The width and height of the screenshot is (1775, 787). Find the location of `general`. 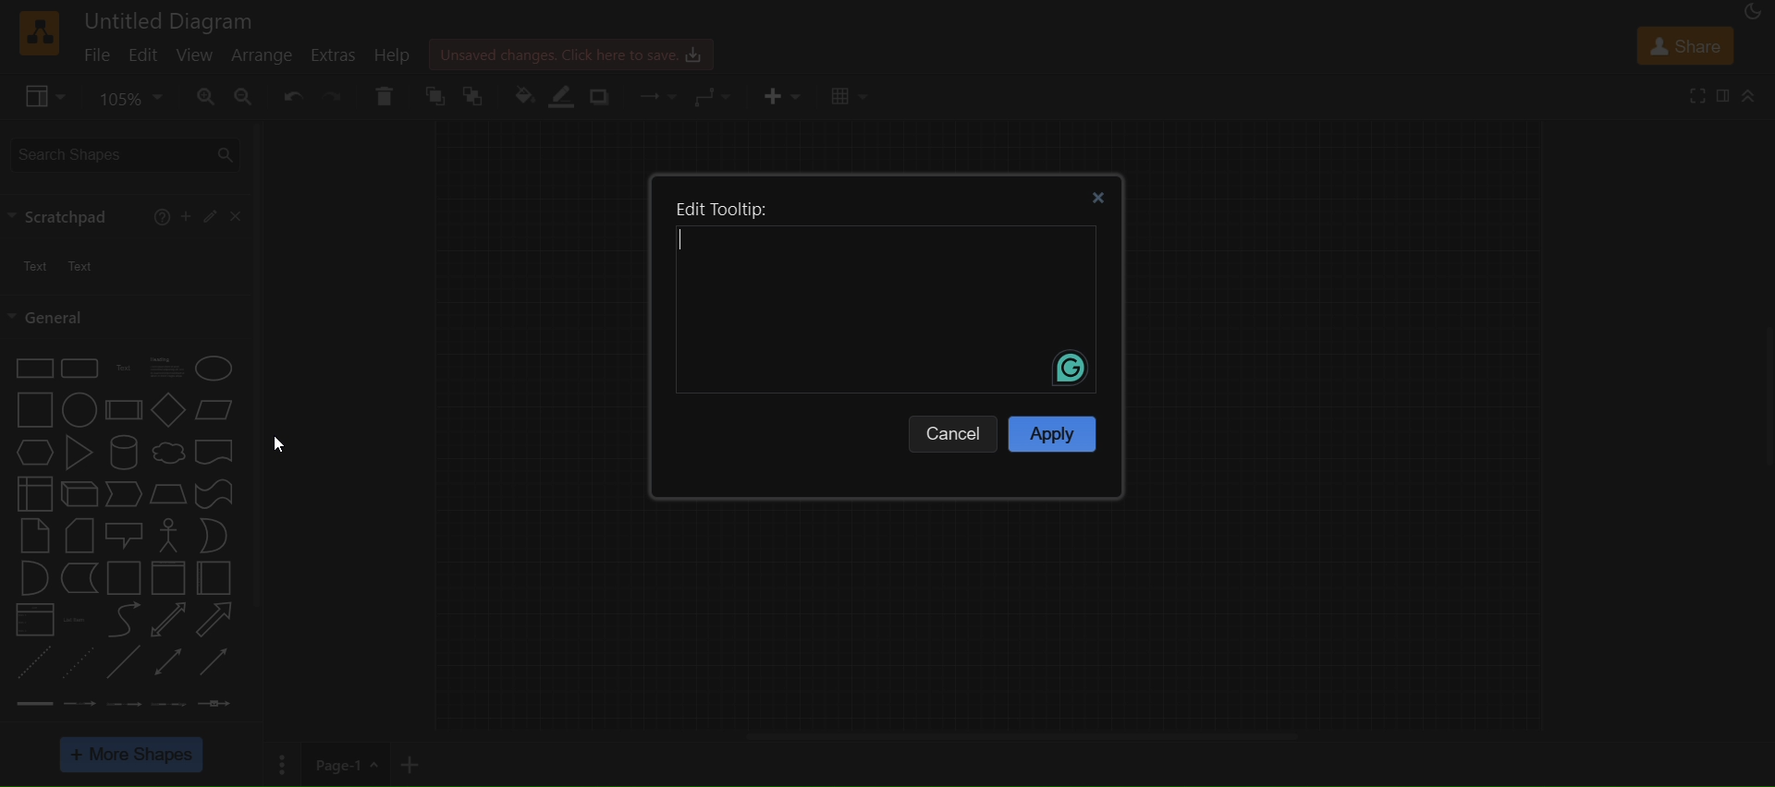

general is located at coordinates (50, 317).